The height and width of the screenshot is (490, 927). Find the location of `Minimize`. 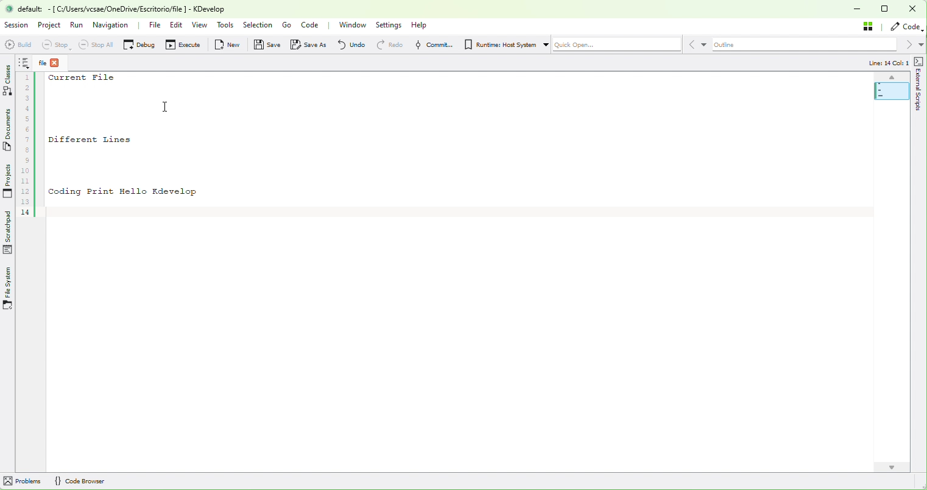

Minimize is located at coordinates (858, 9).